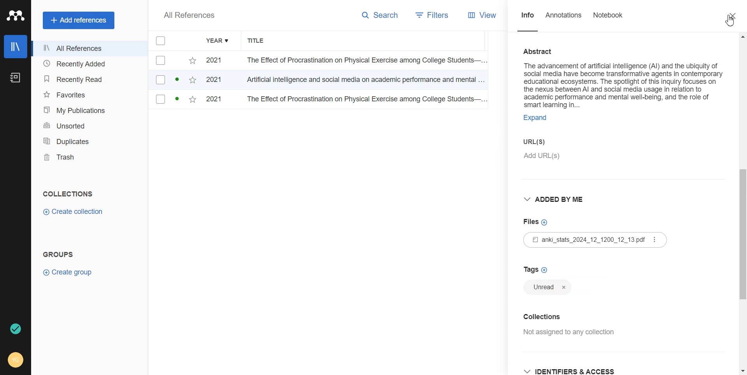 This screenshot has height=375, width=747. I want to click on Abstract on the advancement of artificial intelligence (AI) and the ubiquity of social media have become transformative agents in contemporary educational ecosystems., so click(623, 75).